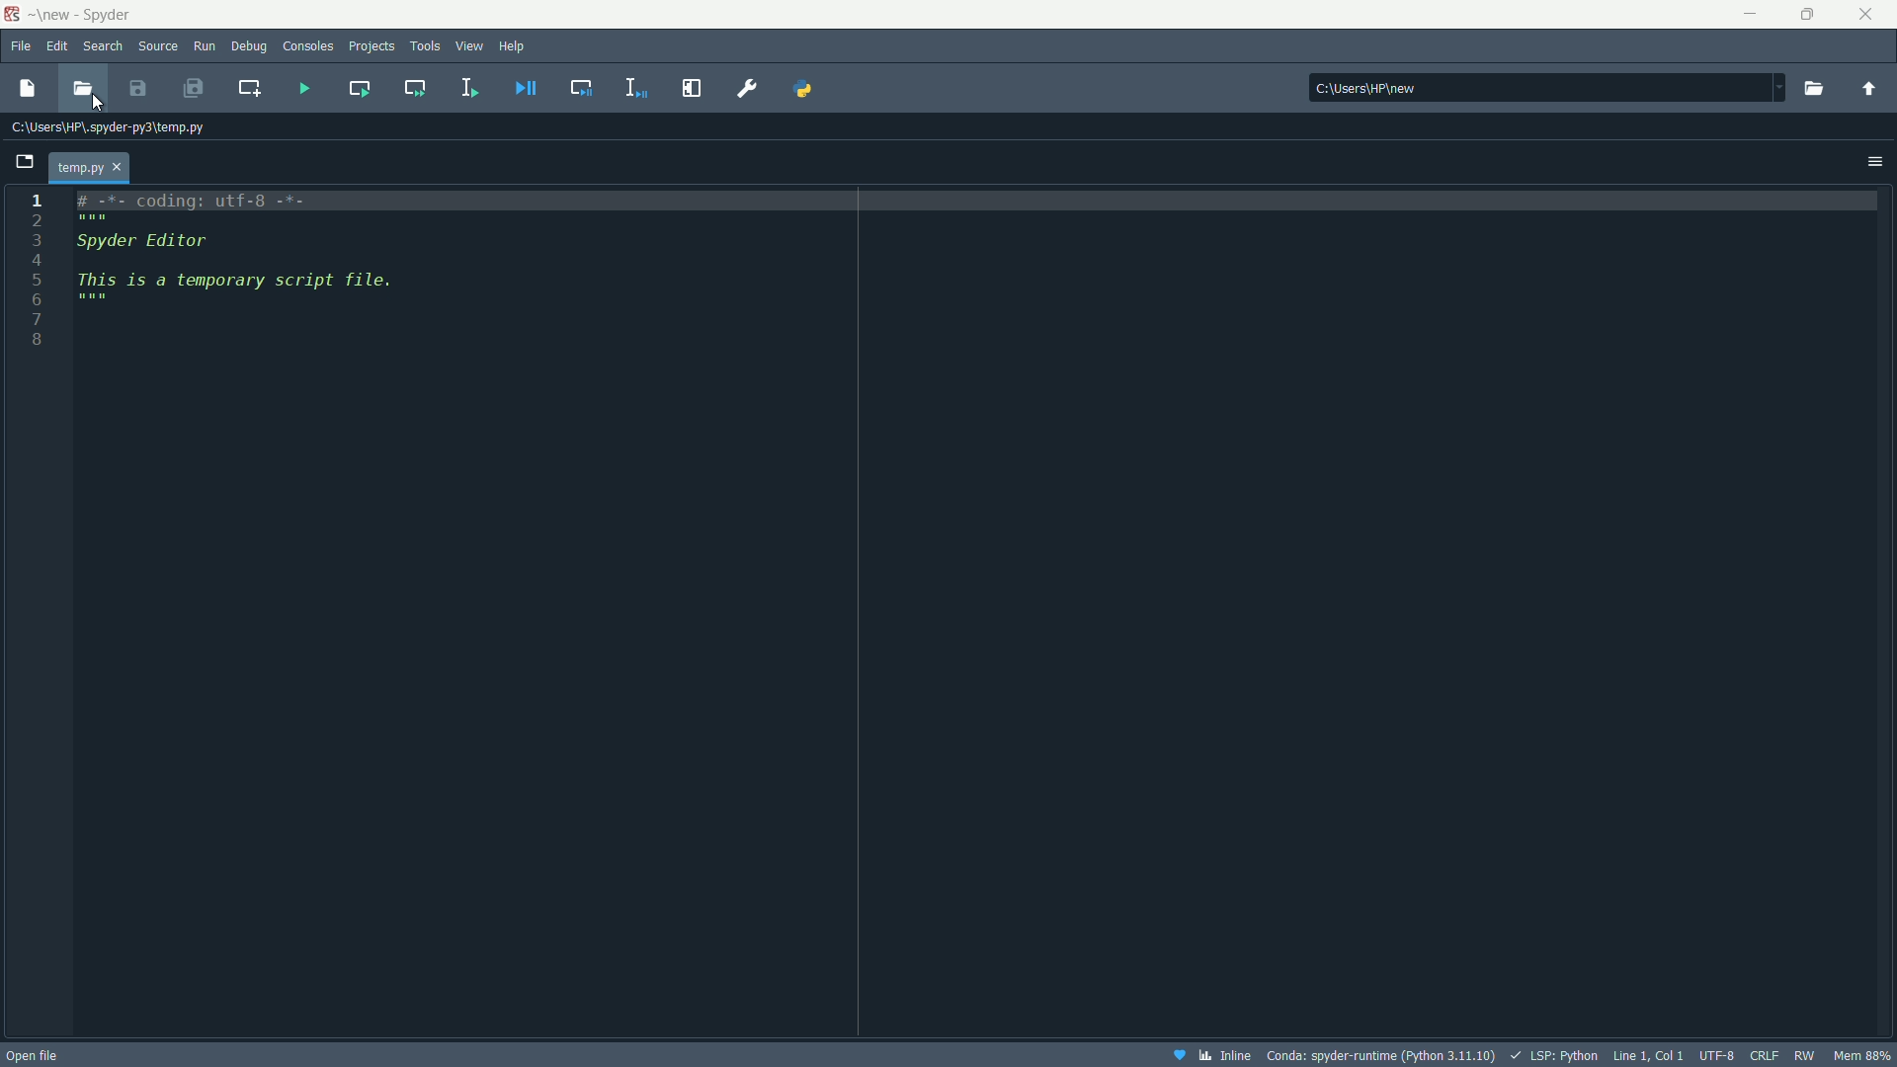 This screenshot has height=1067, width=1897. Describe the element at coordinates (92, 166) in the screenshot. I see `File name` at that location.